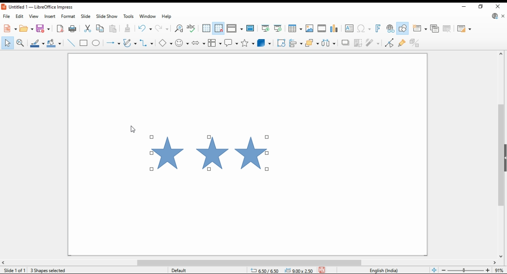 This screenshot has width=507, height=274. I want to click on arrange, so click(313, 43).